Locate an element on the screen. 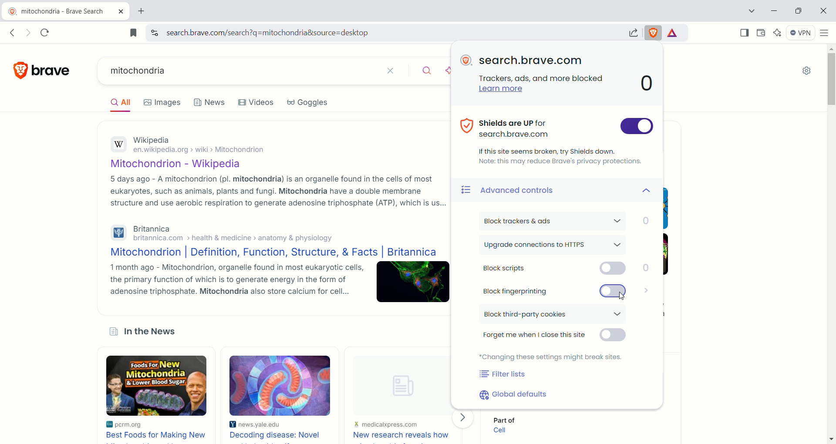  0 is located at coordinates (648, 84).